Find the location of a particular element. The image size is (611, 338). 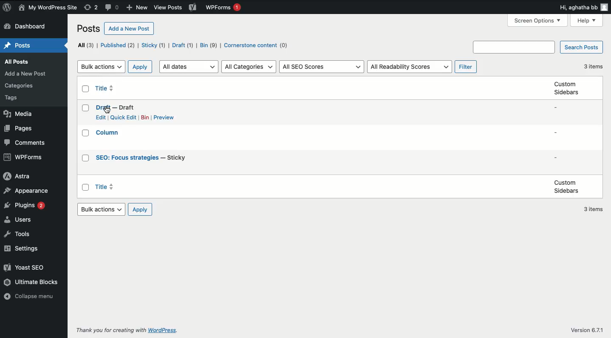

Collapse menu is located at coordinates (28, 295).